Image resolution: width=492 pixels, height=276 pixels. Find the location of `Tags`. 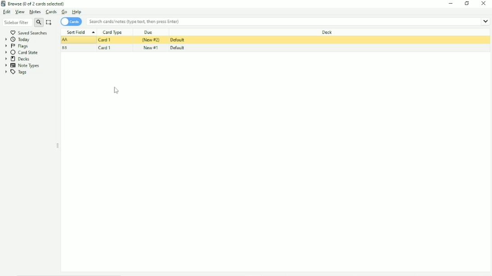

Tags is located at coordinates (16, 72).